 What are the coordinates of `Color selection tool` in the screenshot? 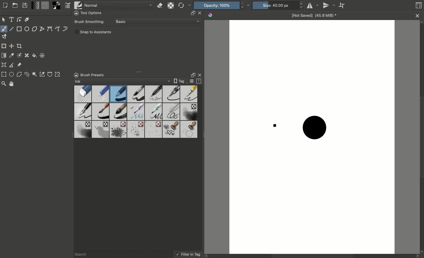 It's located at (42, 74).